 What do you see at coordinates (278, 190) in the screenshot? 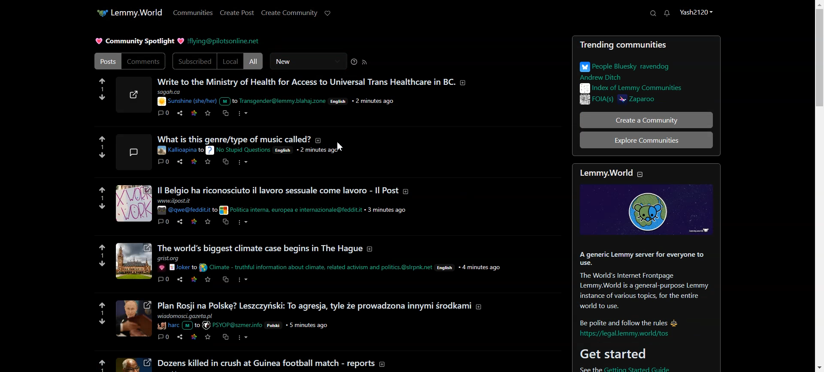
I see `text` at bounding box center [278, 190].